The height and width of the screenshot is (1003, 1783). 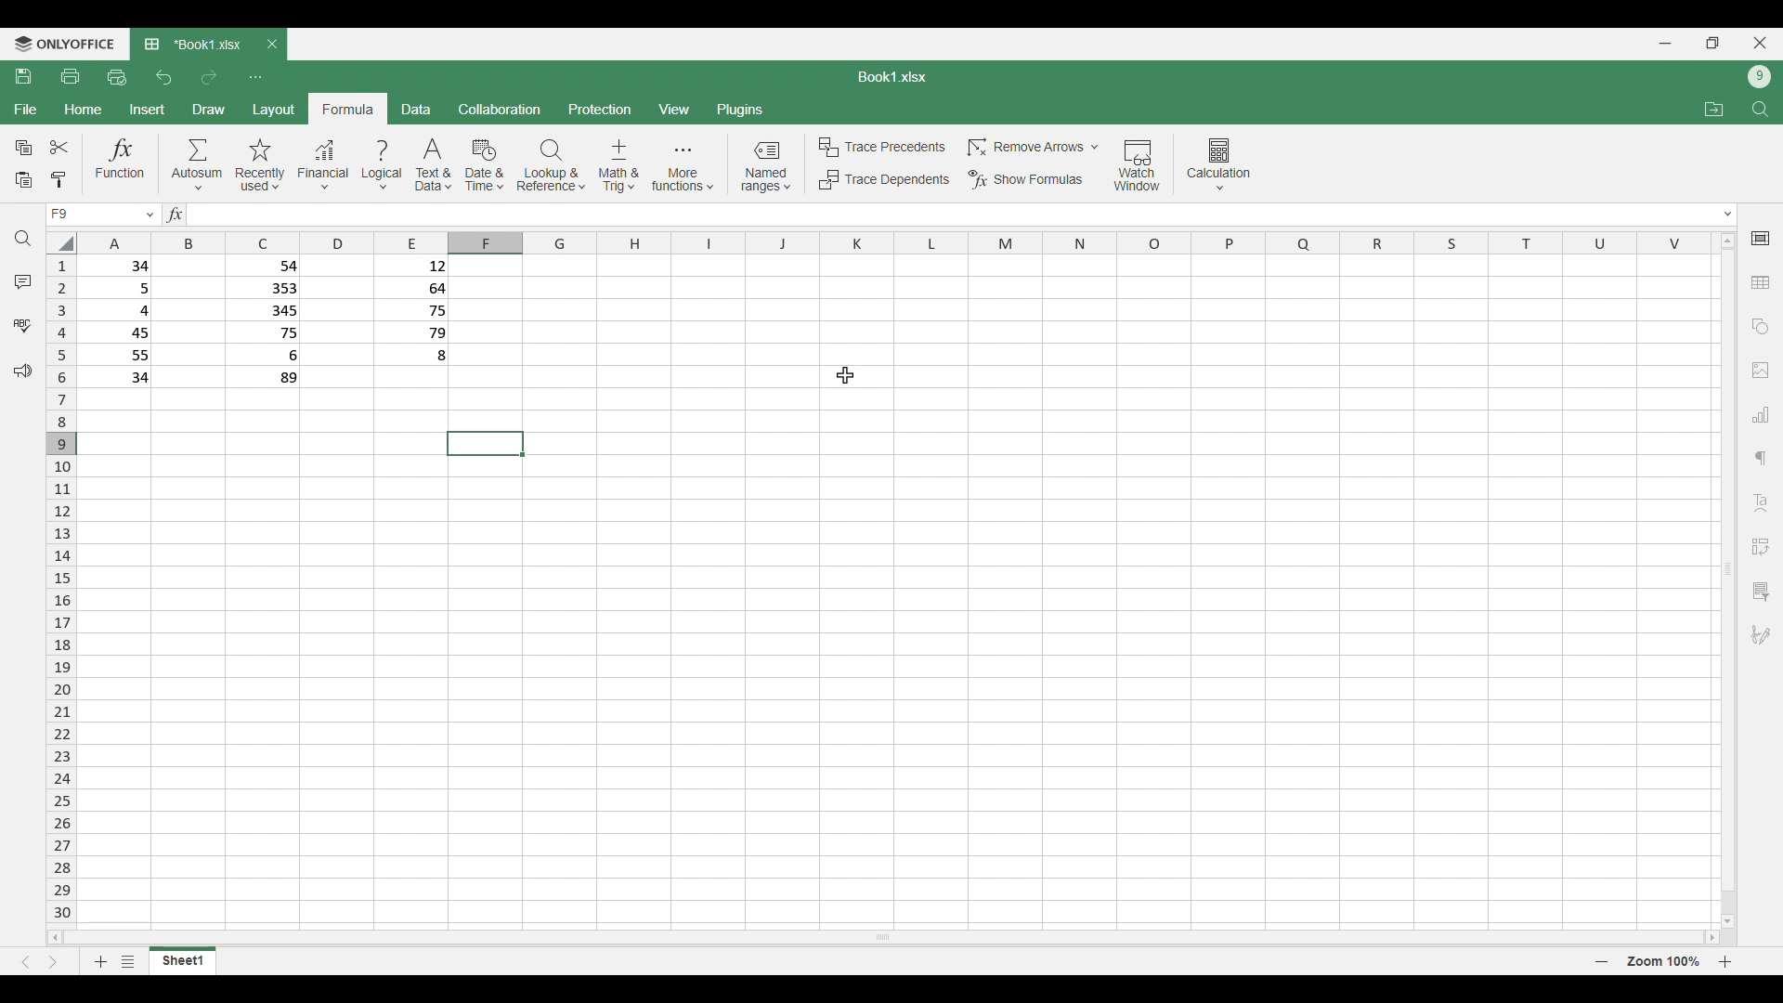 I want to click on Paste, so click(x=23, y=181).